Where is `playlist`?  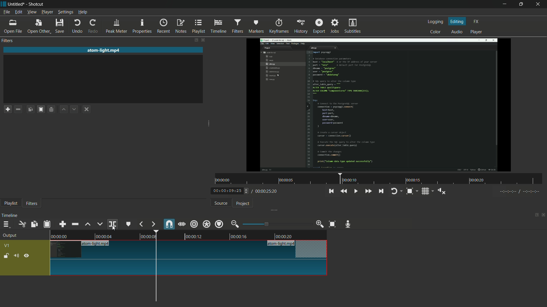
playlist is located at coordinates (11, 204).